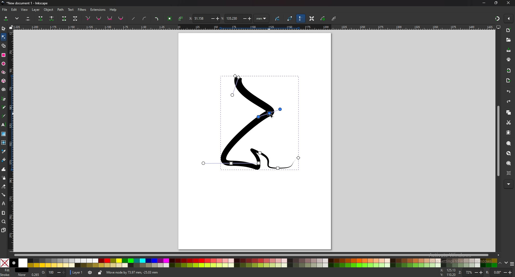 The height and width of the screenshot is (277, 515). I want to click on options, so click(512, 264).